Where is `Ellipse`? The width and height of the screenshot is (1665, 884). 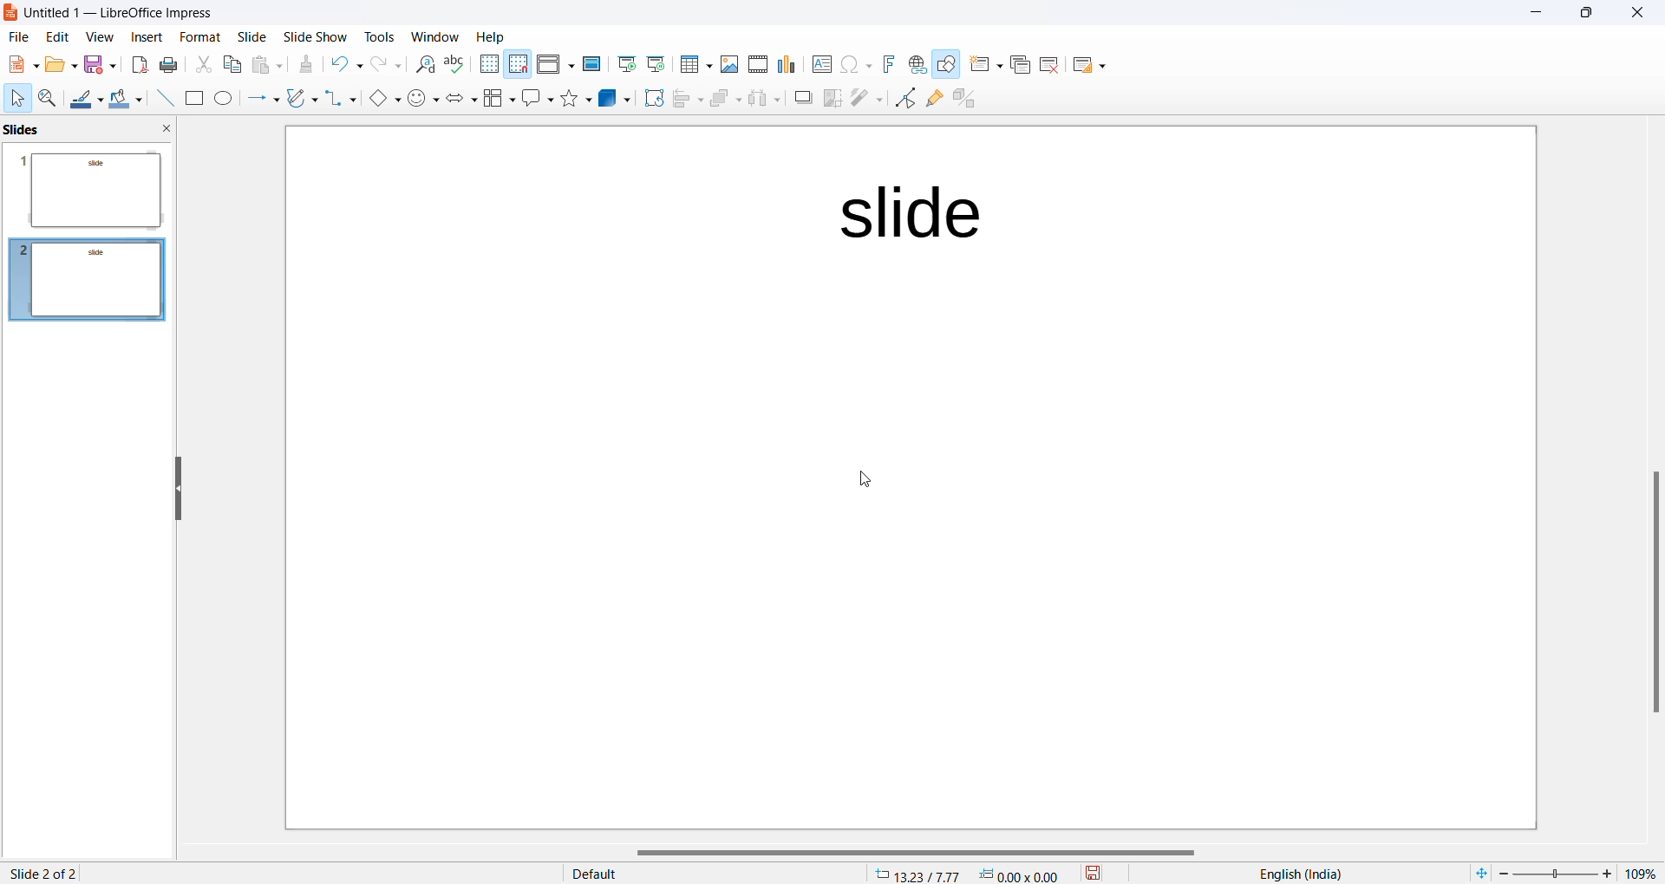
Ellipse is located at coordinates (222, 99).